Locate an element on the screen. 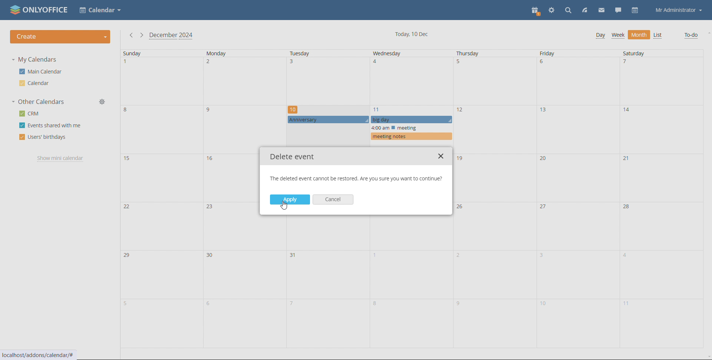 Image resolution: width=712 pixels, height=360 pixels. Tuesday is located at coordinates (327, 76).